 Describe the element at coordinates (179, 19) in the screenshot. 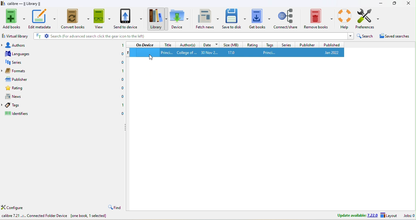

I see `device` at that location.